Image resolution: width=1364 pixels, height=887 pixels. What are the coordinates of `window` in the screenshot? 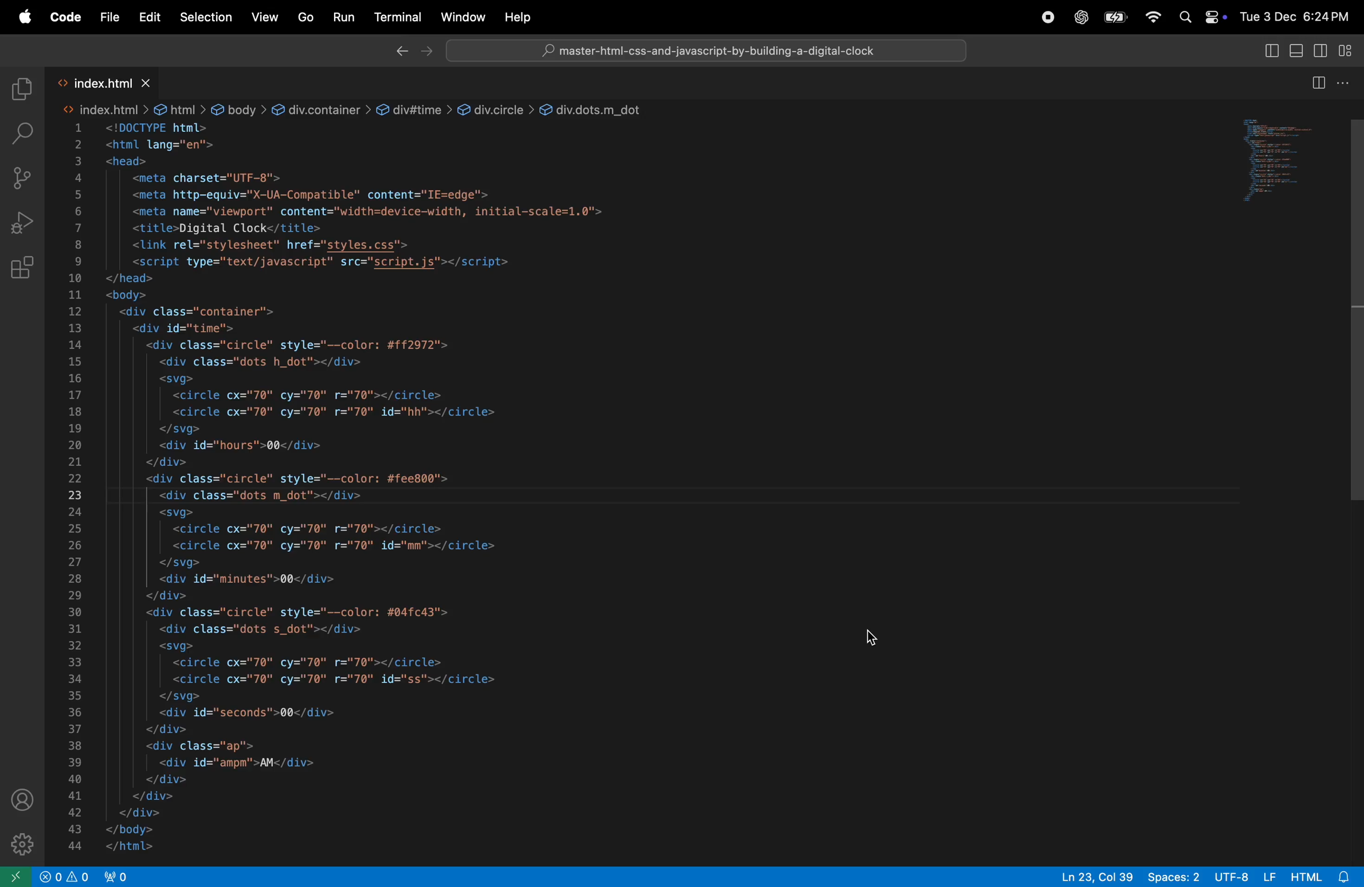 It's located at (462, 18).